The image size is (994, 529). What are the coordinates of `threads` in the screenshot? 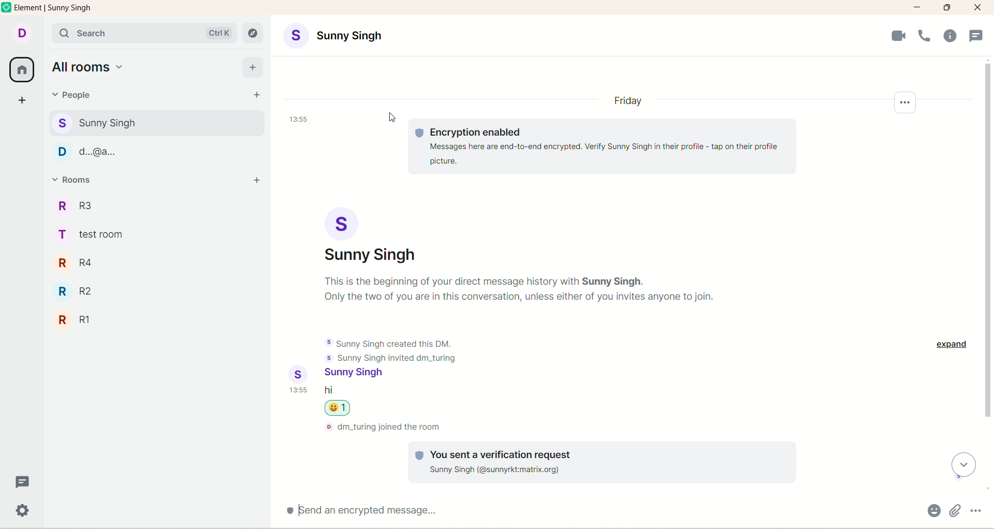 It's located at (976, 36).